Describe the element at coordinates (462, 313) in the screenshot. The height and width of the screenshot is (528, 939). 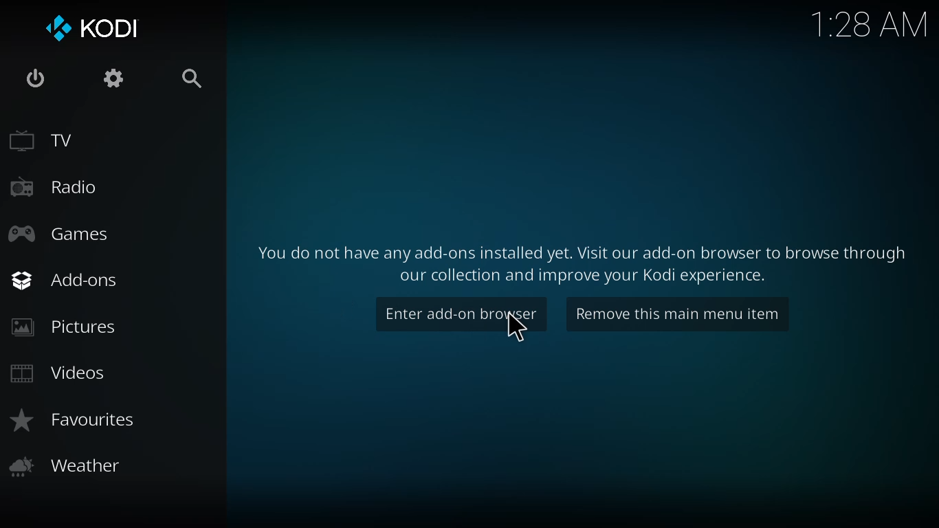
I see `enter add on browser` at that location.